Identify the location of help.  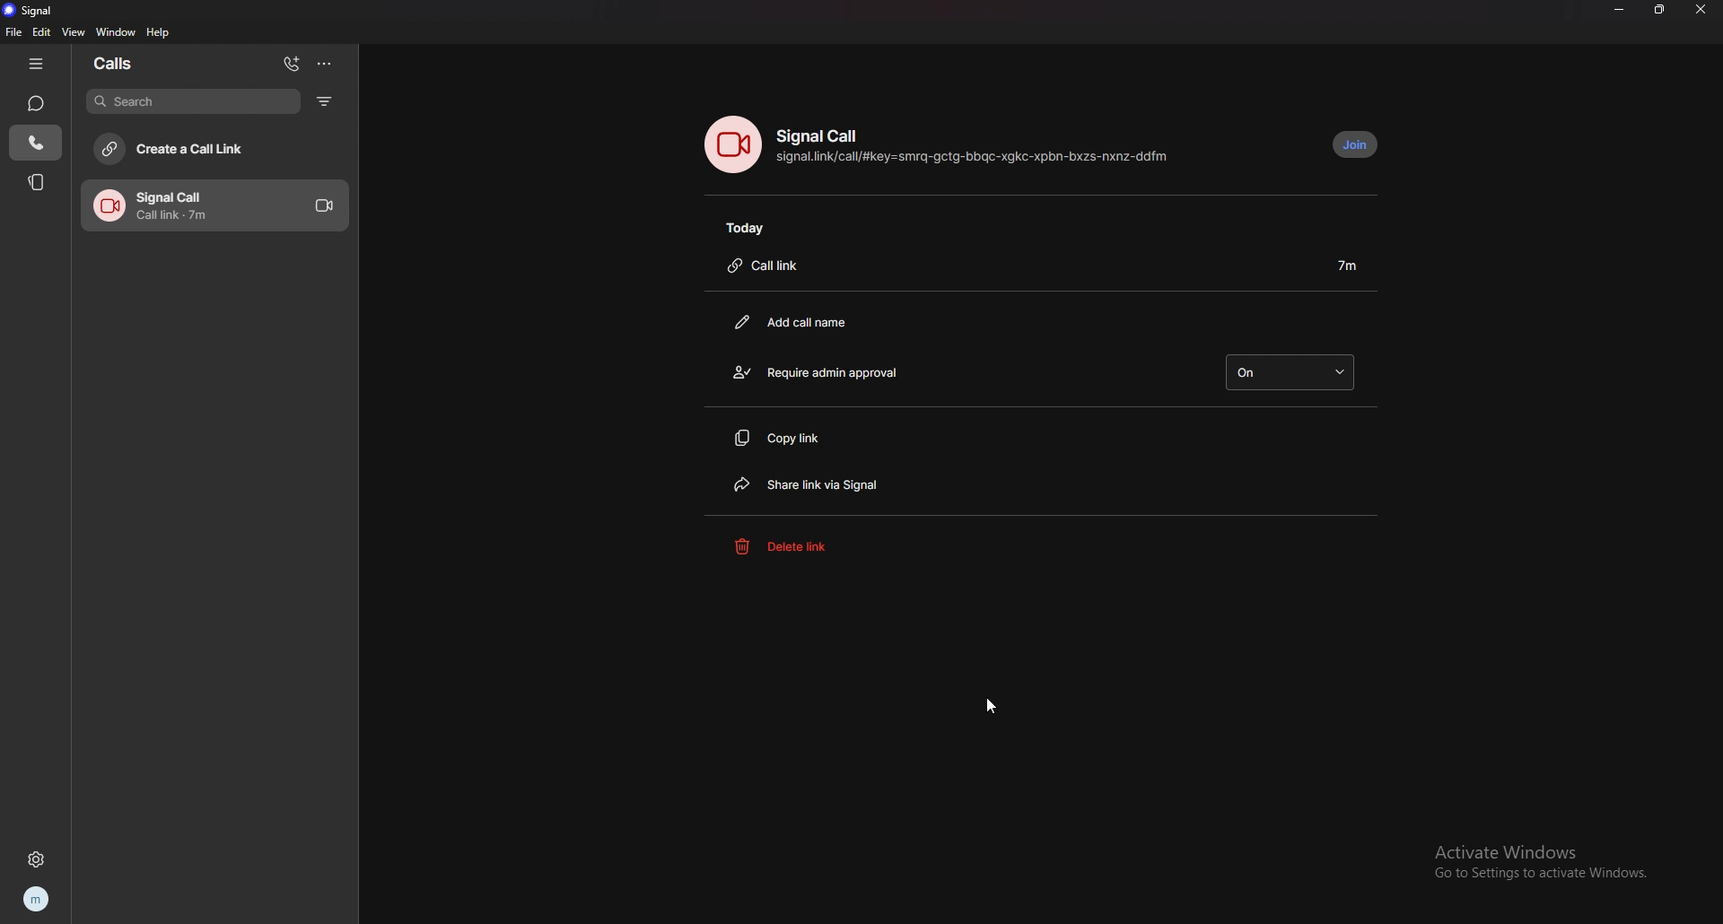
(159, 34).